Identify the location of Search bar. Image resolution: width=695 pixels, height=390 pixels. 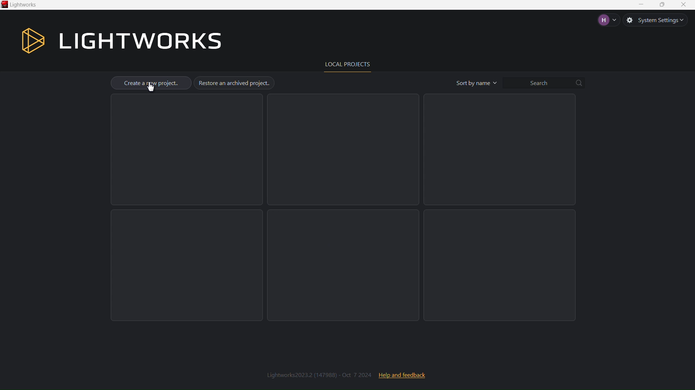
(545, 82).